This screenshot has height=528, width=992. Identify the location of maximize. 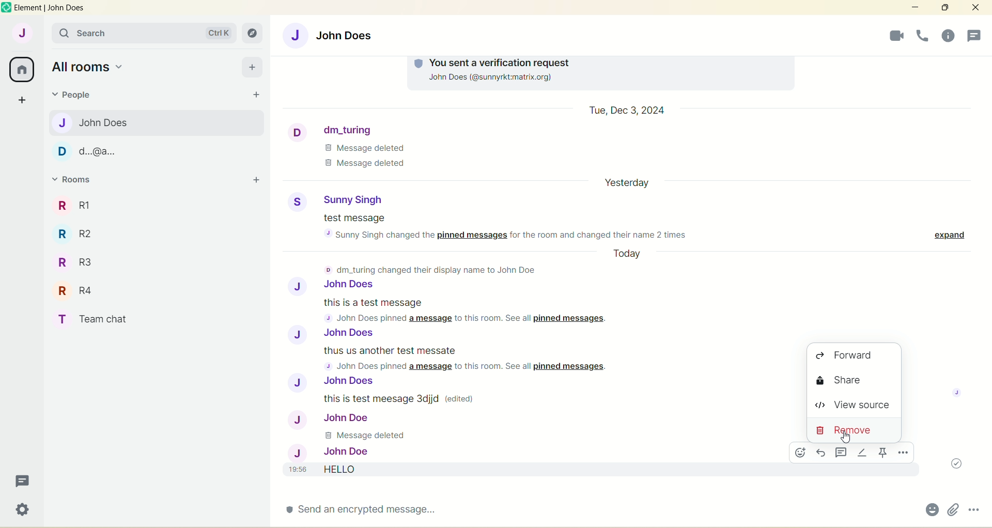
(945, 8).